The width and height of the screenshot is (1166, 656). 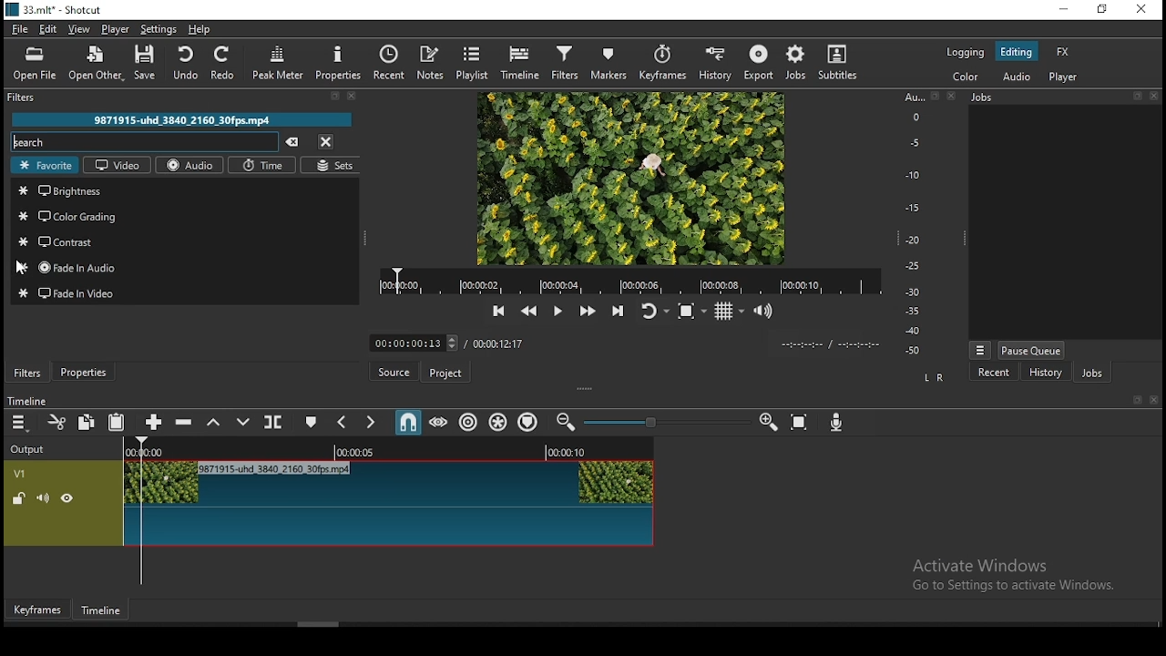 I want to click on audio, so click(x=1018, y=77).